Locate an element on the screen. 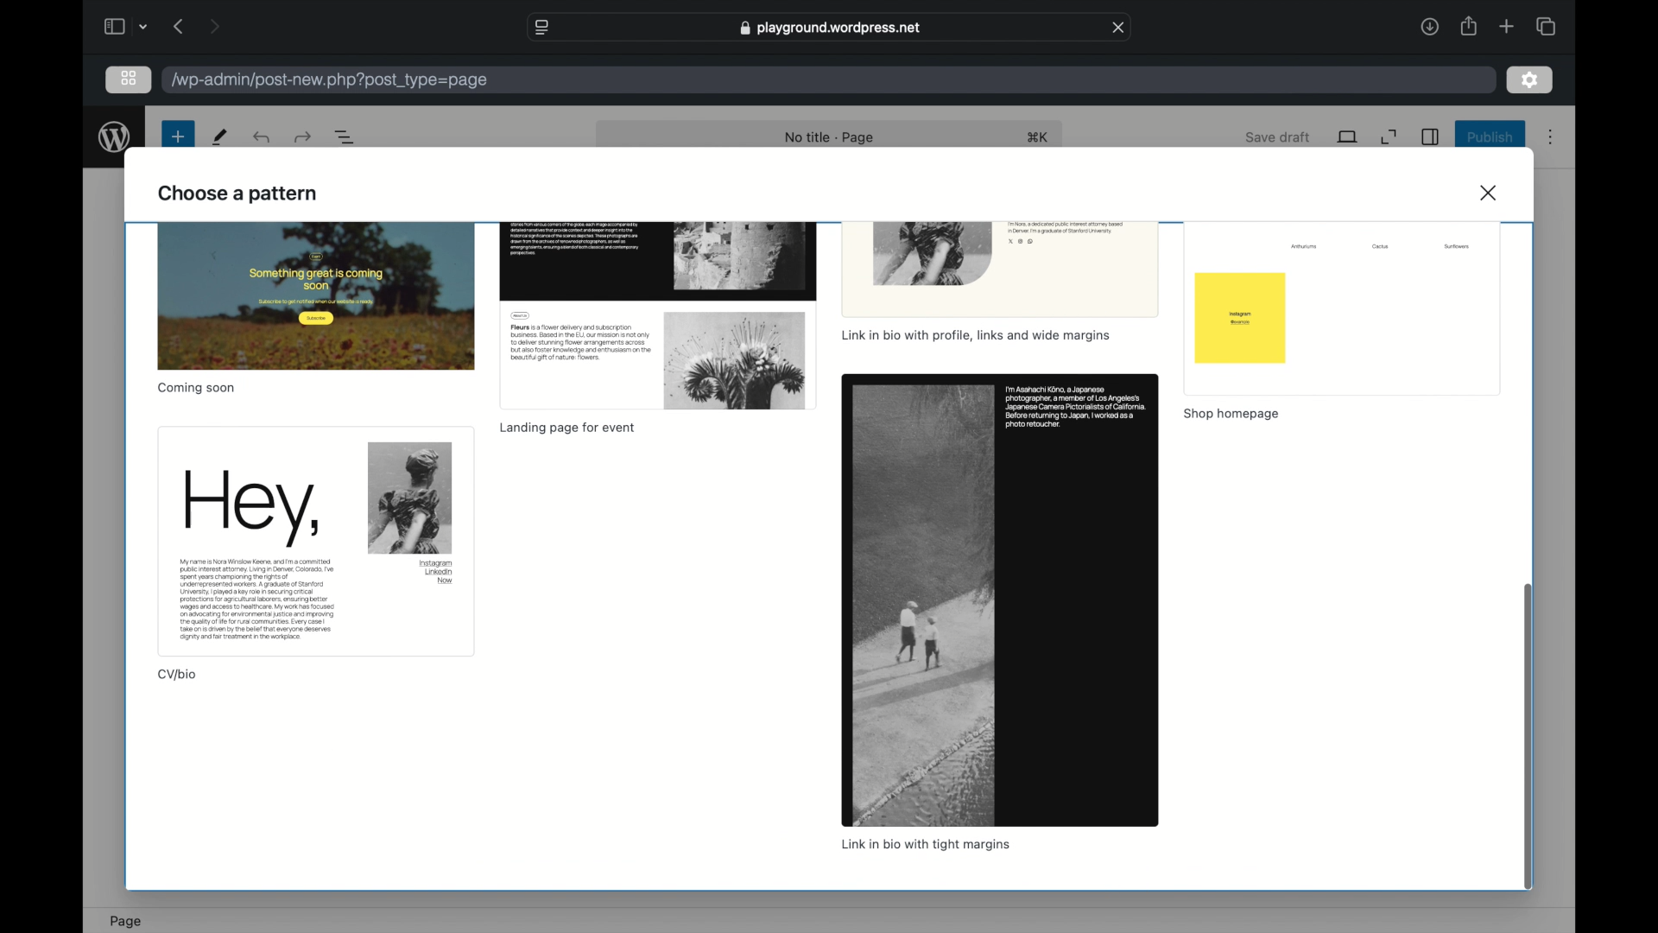  close is located at coordinates (1490, 192).